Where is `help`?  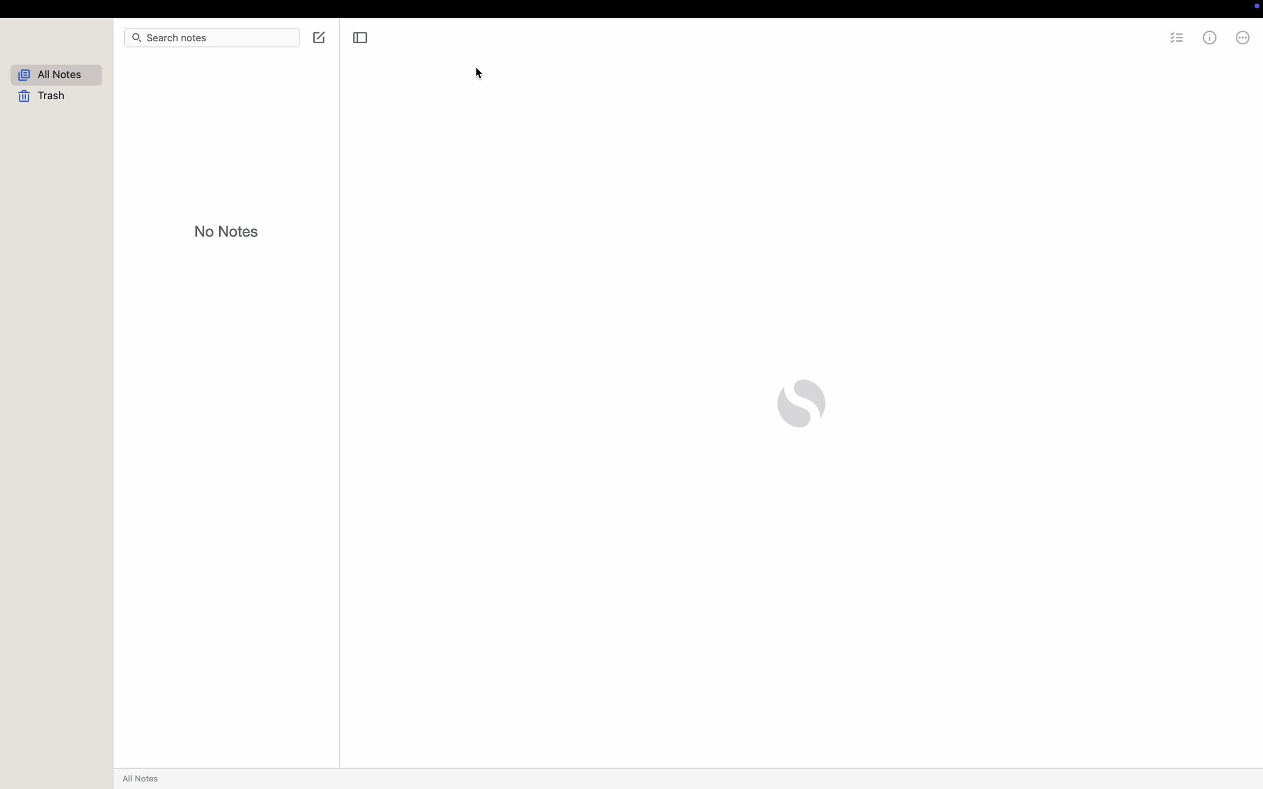
help is located at coordinates (1229, 38).